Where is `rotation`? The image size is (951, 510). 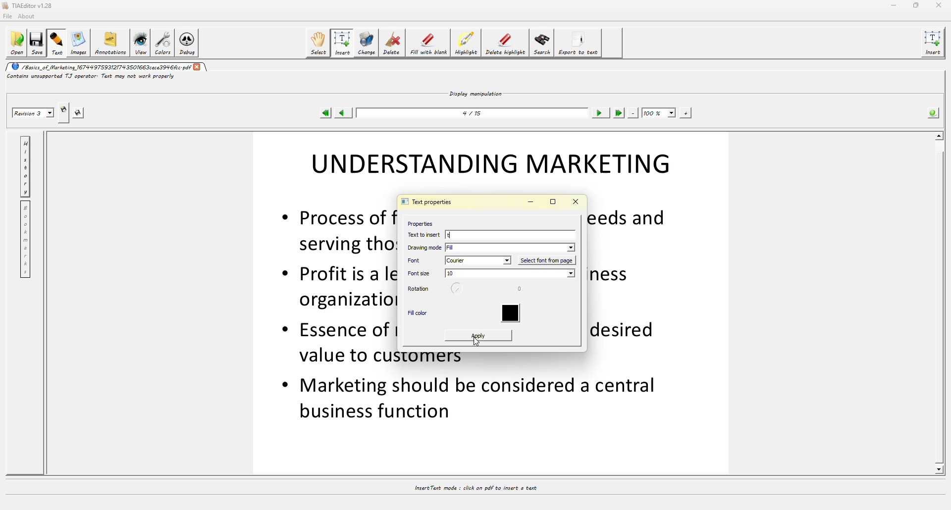
rotation is located at coordinates (419, 289).